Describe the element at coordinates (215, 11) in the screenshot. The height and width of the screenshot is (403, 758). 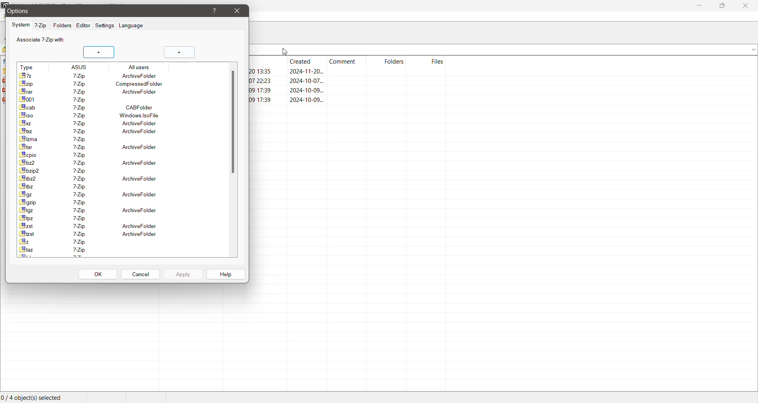
I see `Help` at that location.